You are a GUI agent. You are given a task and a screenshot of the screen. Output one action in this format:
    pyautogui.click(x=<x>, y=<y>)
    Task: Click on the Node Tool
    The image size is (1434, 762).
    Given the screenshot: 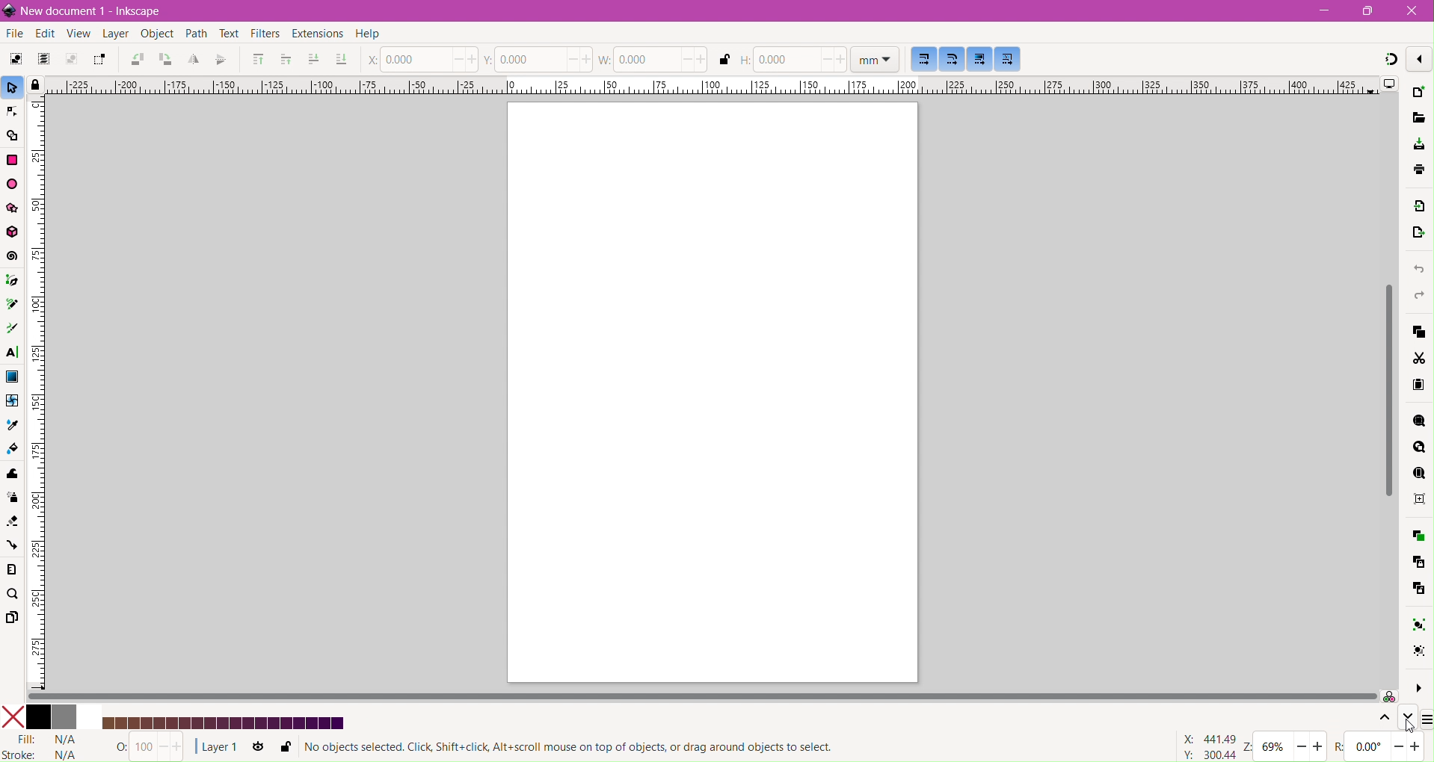 What is the action you would take?
    pyautogui.click(x=13, y=112)
    